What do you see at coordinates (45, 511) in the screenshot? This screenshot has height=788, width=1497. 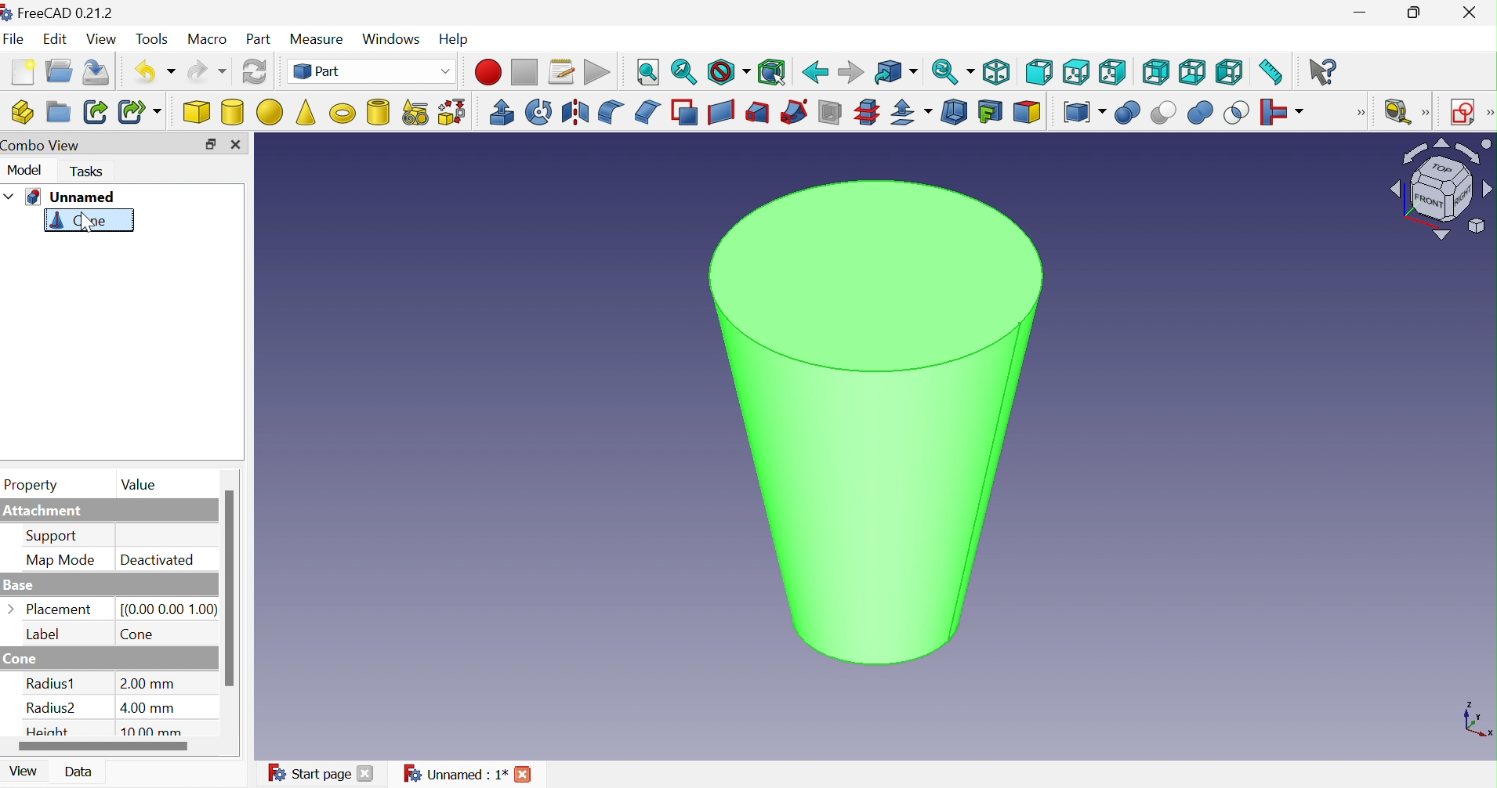 I see `Attachment` at bounding box center [45, 511].